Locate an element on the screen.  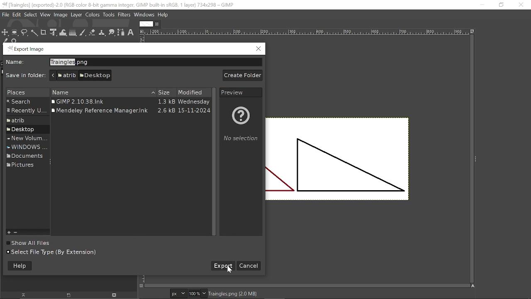
Show all files is located at coordinates (30, 243).